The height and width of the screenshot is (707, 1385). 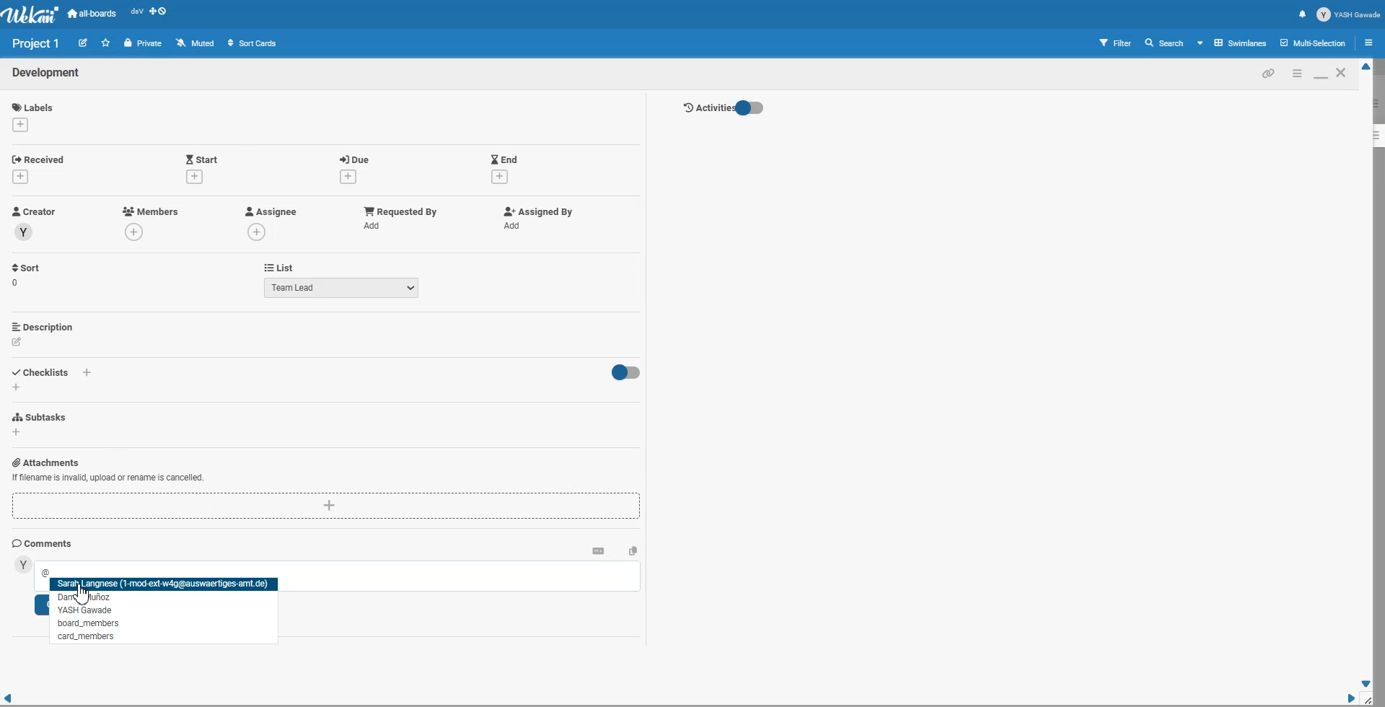 What do you see at coordinates (163, 584) in the screenshot?
I see `tag People` at bounding box center [163, 584].